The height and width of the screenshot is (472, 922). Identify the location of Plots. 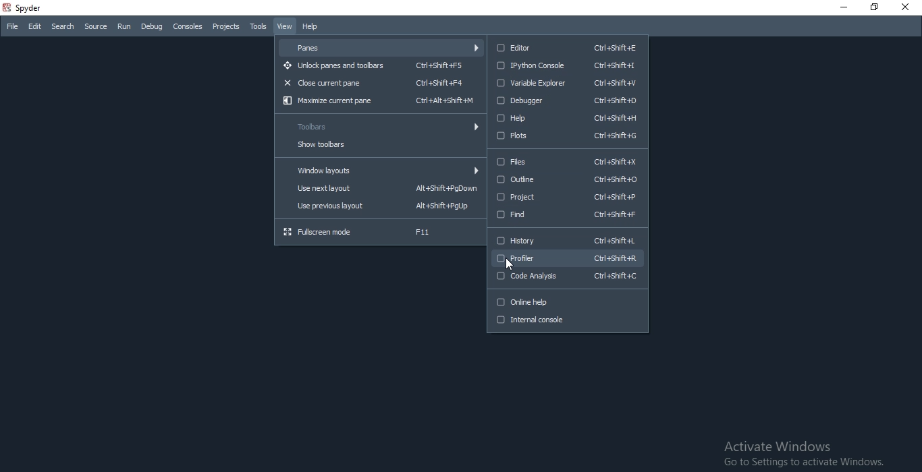
(568, 136).